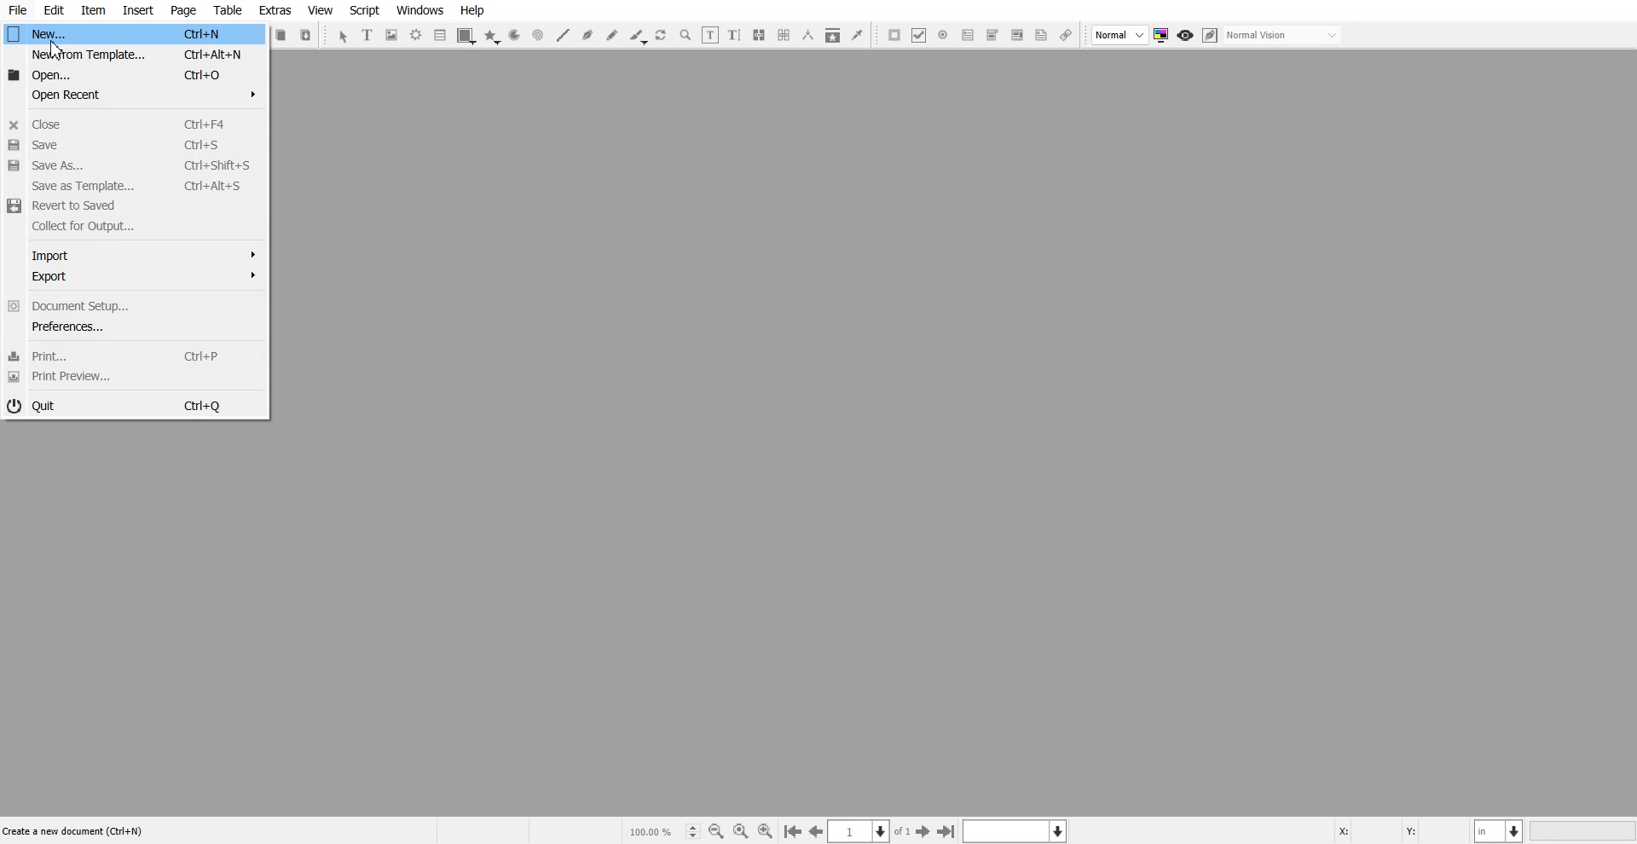  What do you see at coordinates (132, 165) in the screenshot?
I see `Save As` at bounding box center [132, 165].